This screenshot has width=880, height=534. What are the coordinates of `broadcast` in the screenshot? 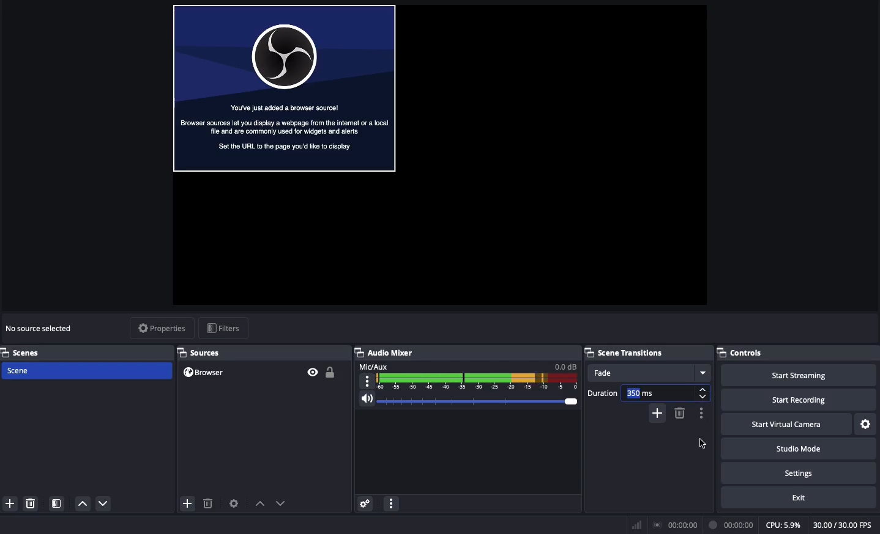 It's located at (676, 523).